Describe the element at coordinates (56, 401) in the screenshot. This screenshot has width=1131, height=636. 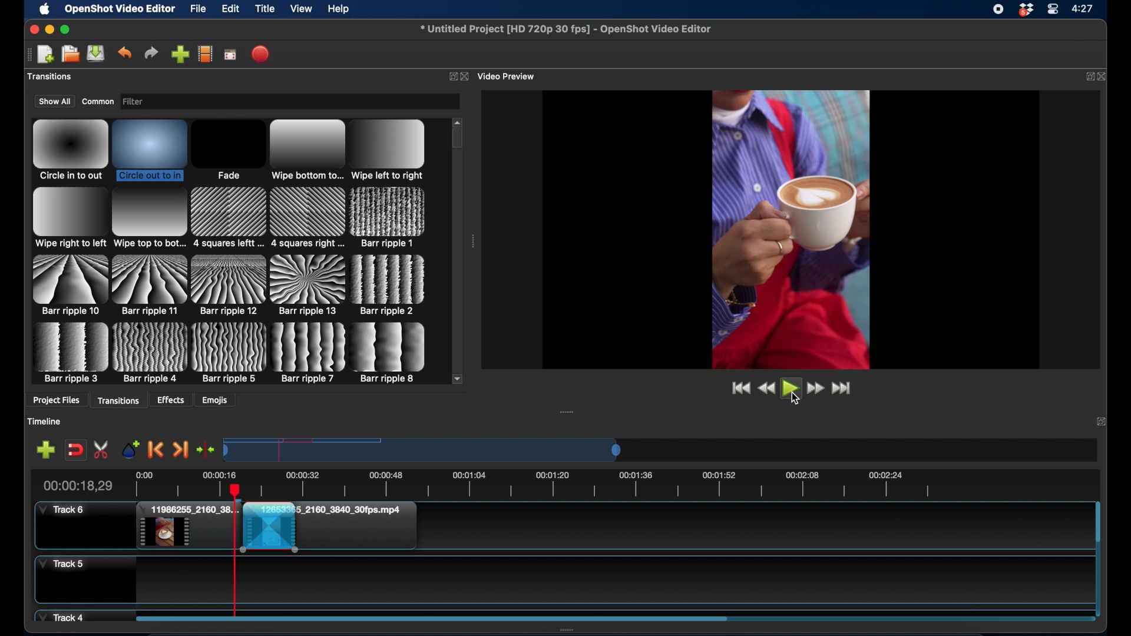
I see `project files` at that location.